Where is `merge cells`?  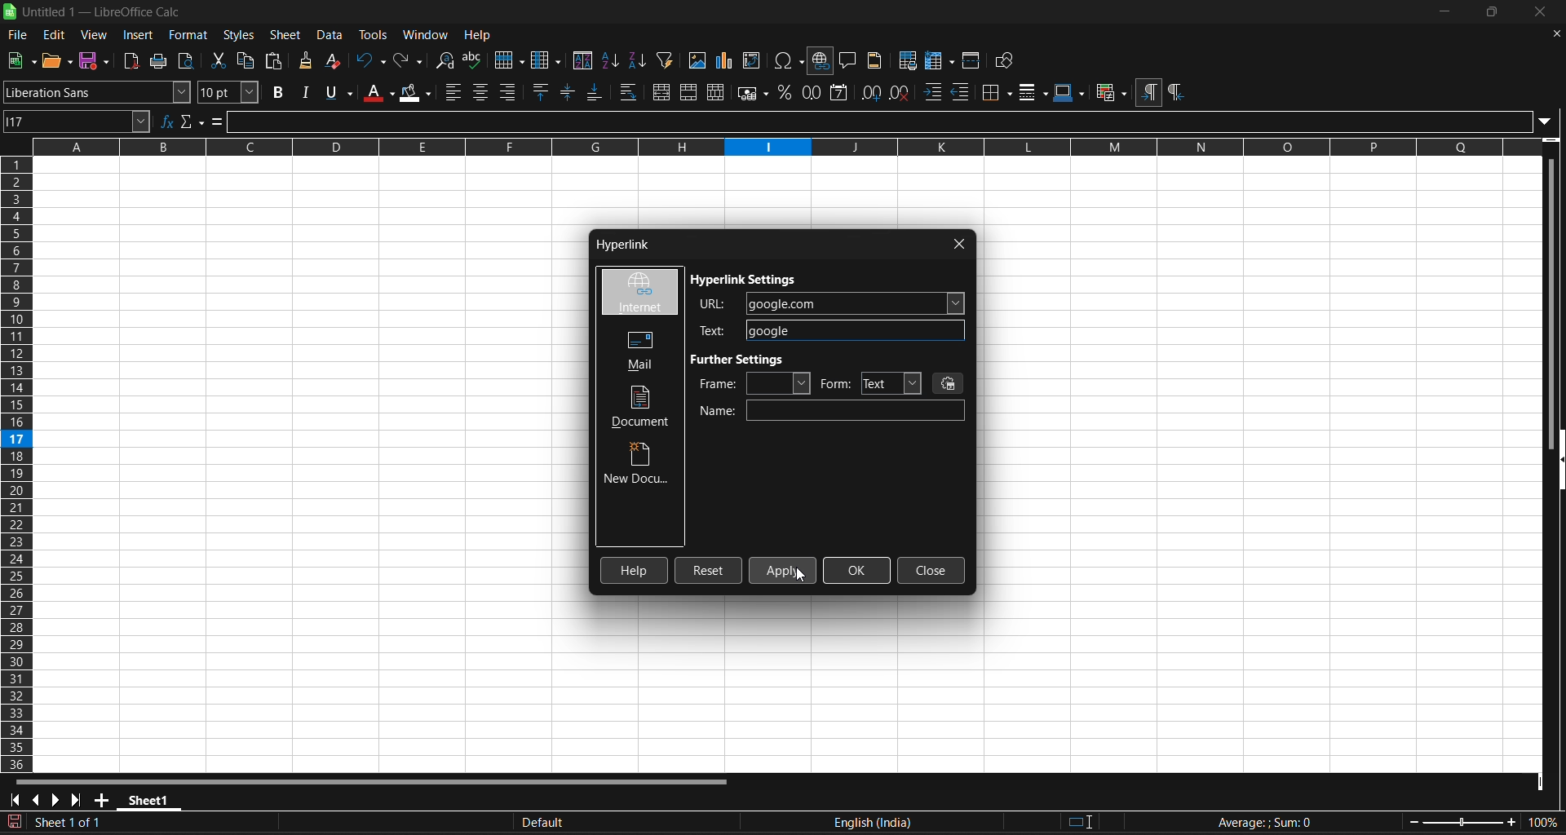 merge cells is located at coordinates (688, 92).